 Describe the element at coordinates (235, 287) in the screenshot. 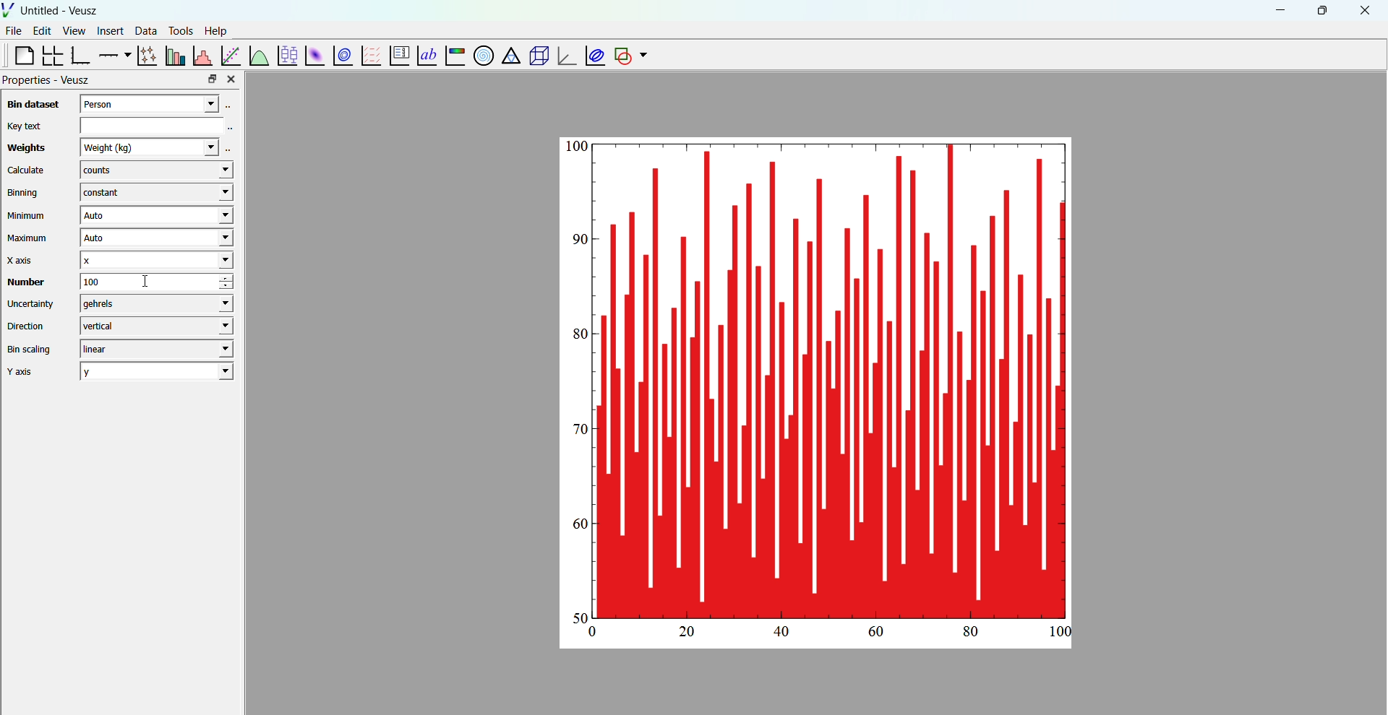

I see `decrease number` at that location.